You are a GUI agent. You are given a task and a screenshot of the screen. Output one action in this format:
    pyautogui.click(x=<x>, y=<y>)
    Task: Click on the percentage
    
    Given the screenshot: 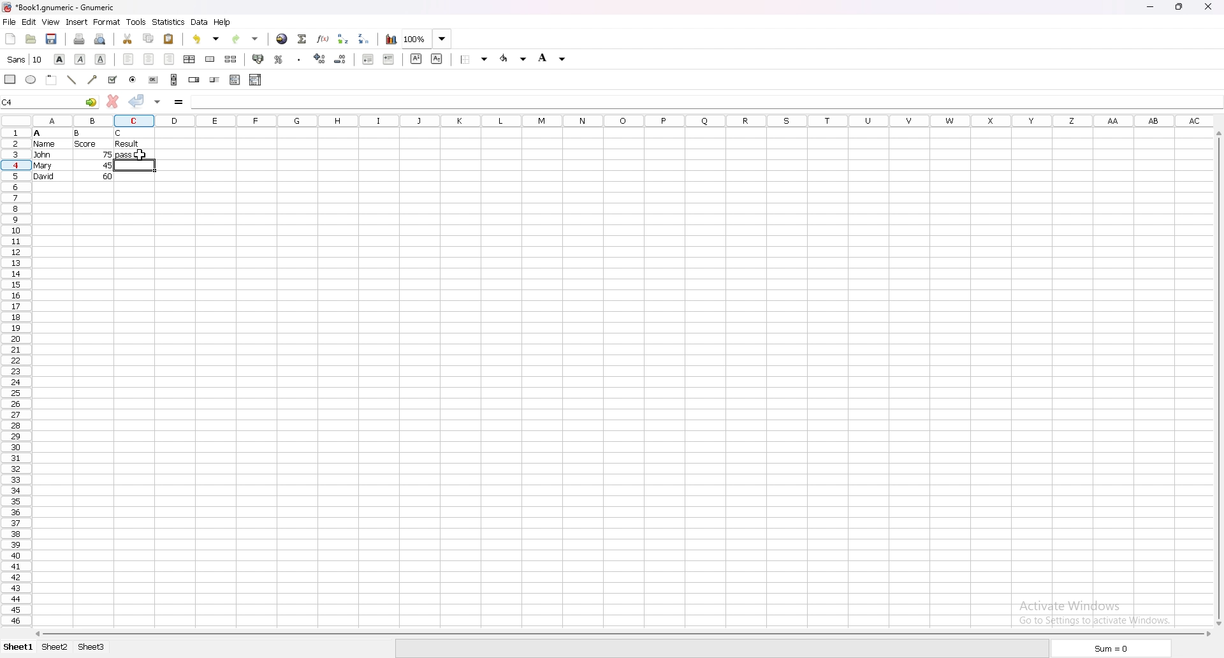 What is the action you would take?
    pyautogui.click(x=279, y=60)
    